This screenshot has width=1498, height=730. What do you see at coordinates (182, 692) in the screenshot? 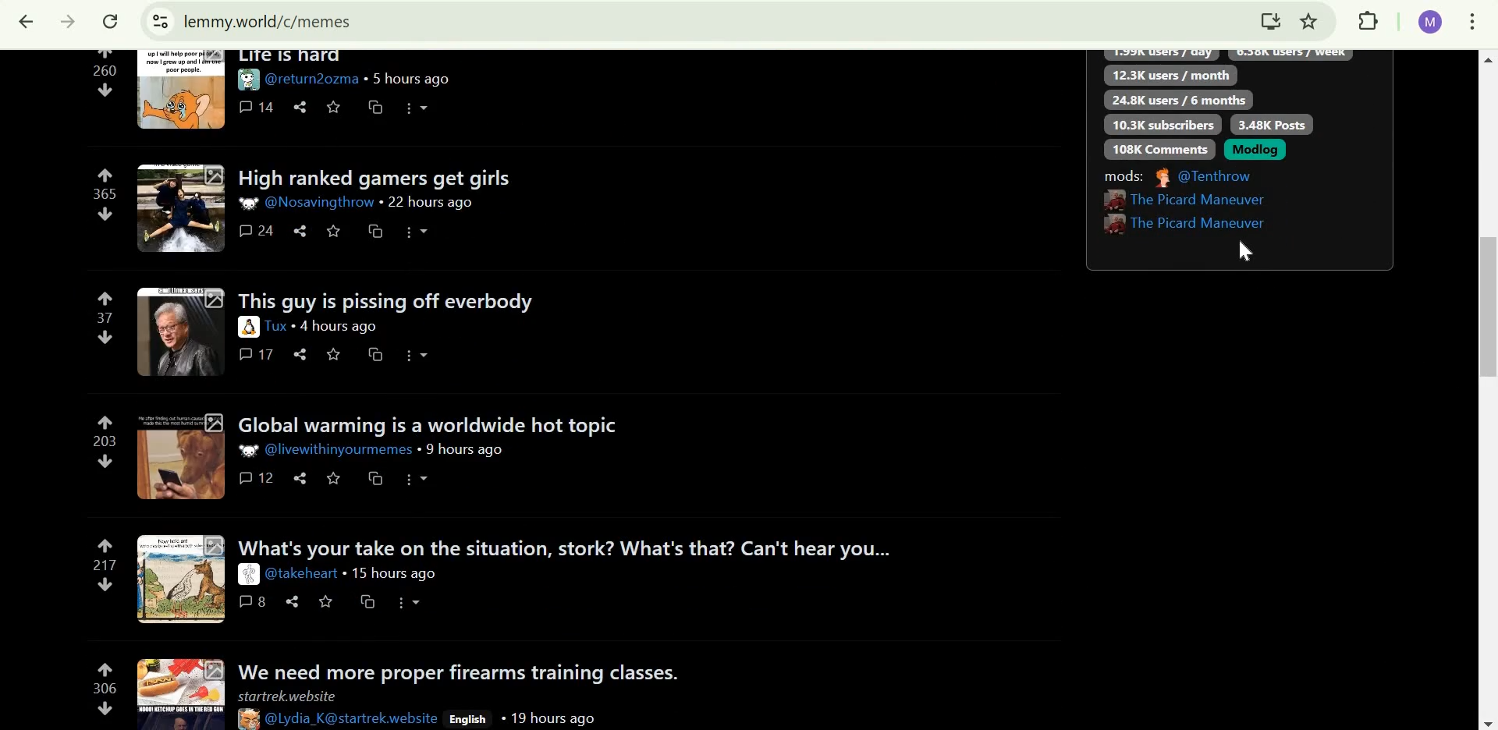
I see `expand here` at bounding box center [182, 692].